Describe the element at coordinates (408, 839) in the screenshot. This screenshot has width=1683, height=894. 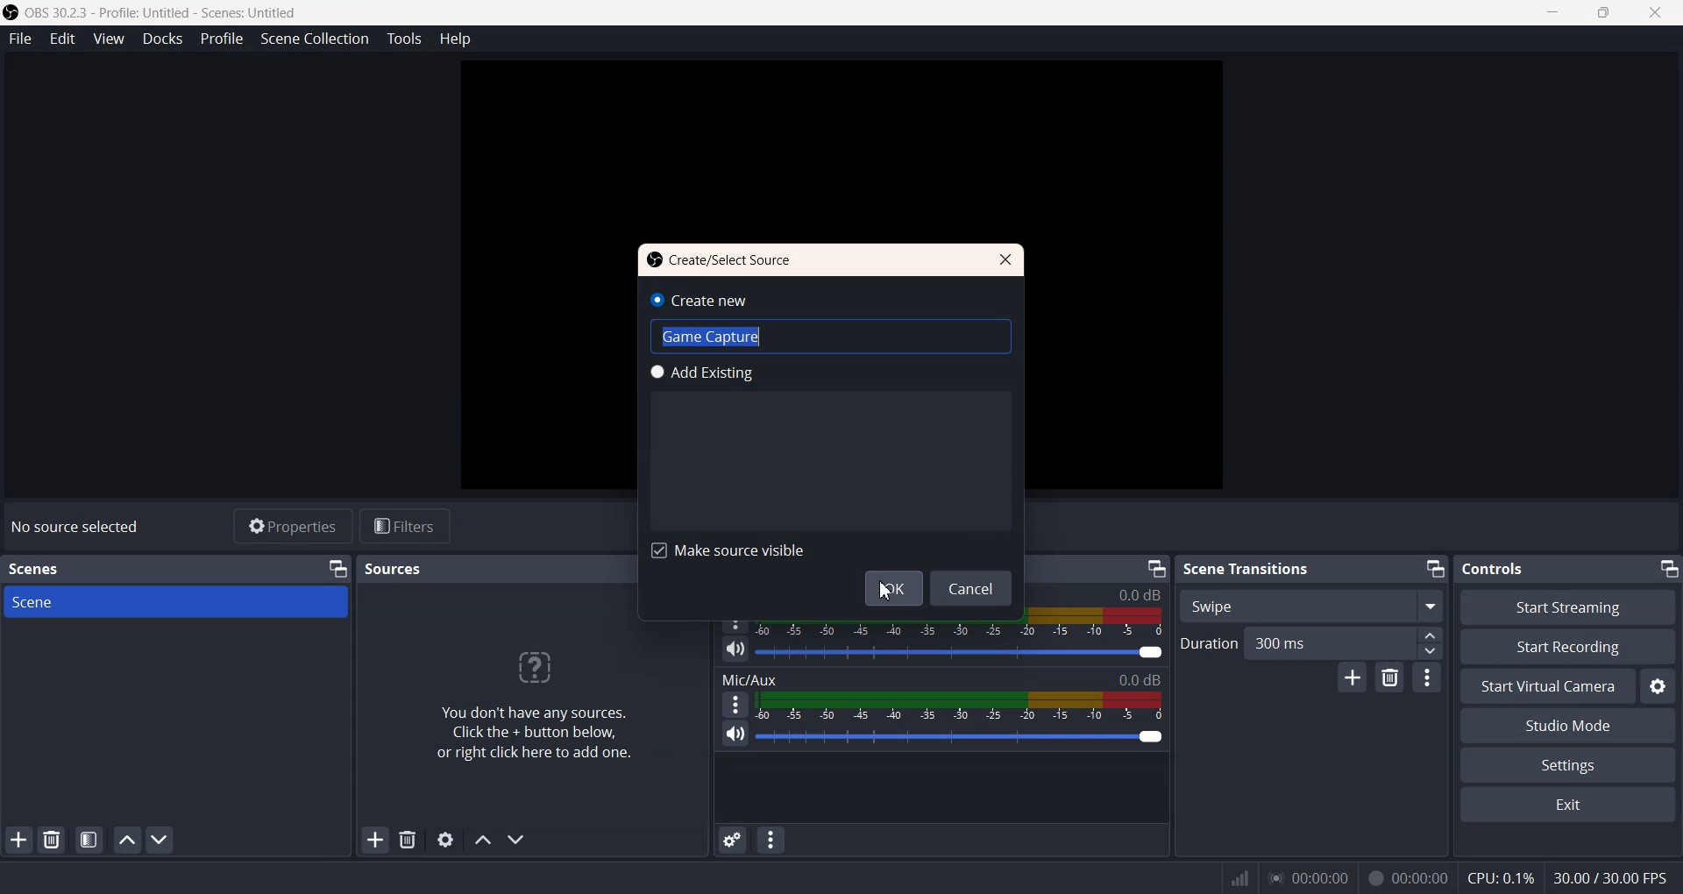
I see `Remove Sources` at that location.